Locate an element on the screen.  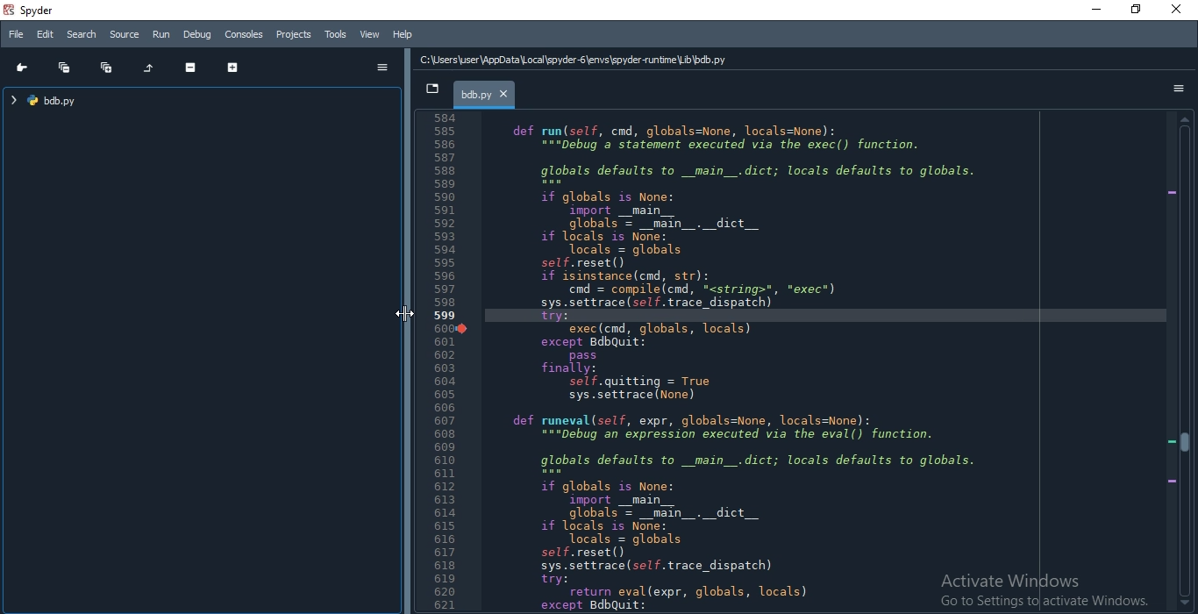
scroll bar is located at coordinates (1185, 361).